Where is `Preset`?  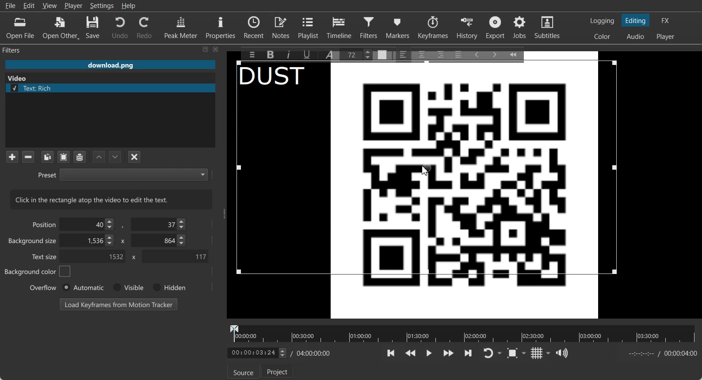 Preset is located at coordinates (122, 174).